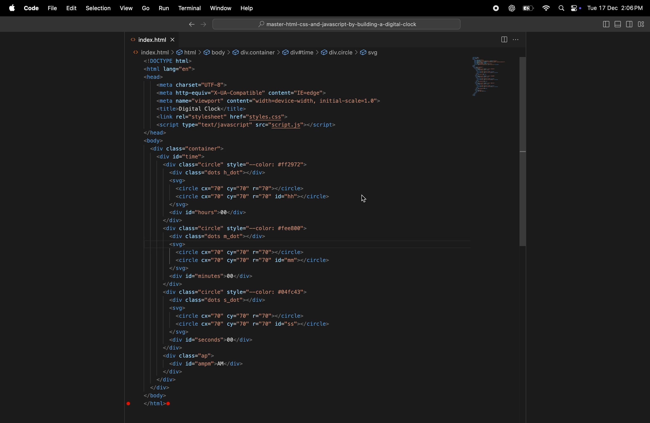  Describe the element at coordinates (338, 24) in the screenshot. I see `Search Bar` at that location.